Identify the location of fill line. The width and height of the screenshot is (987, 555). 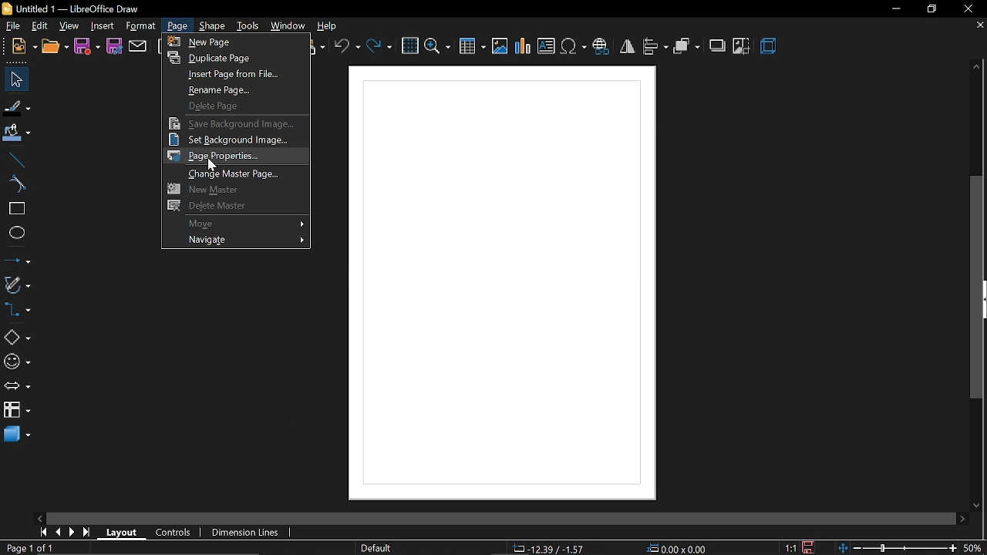
(18, 108).